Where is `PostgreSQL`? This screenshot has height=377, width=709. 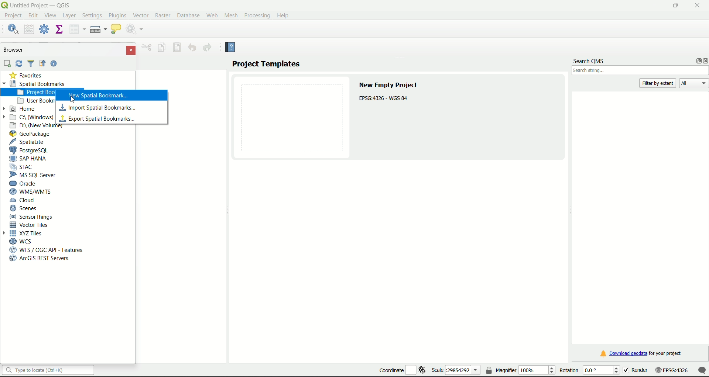
PostgreSQL is located at coordinates (34, 150).